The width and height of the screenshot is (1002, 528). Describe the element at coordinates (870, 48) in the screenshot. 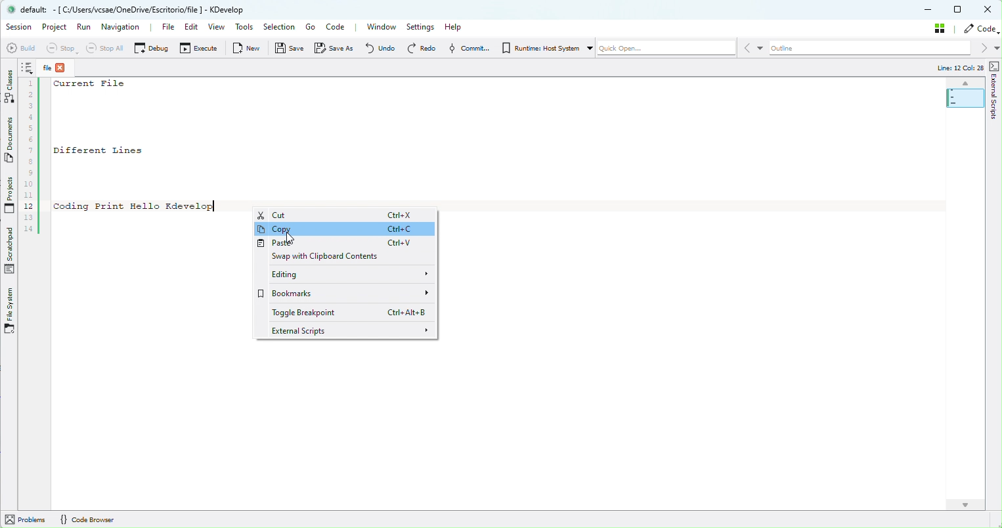

I see `Outline` at that location.